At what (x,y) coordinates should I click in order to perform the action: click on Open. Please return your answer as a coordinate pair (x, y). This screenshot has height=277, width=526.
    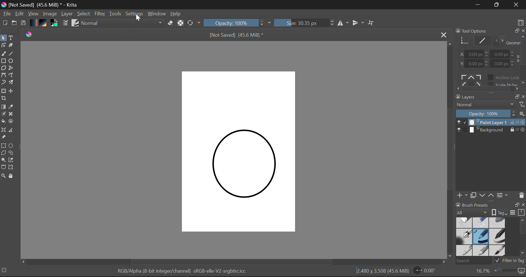
    Looking at the image, I should click on (14, 23).